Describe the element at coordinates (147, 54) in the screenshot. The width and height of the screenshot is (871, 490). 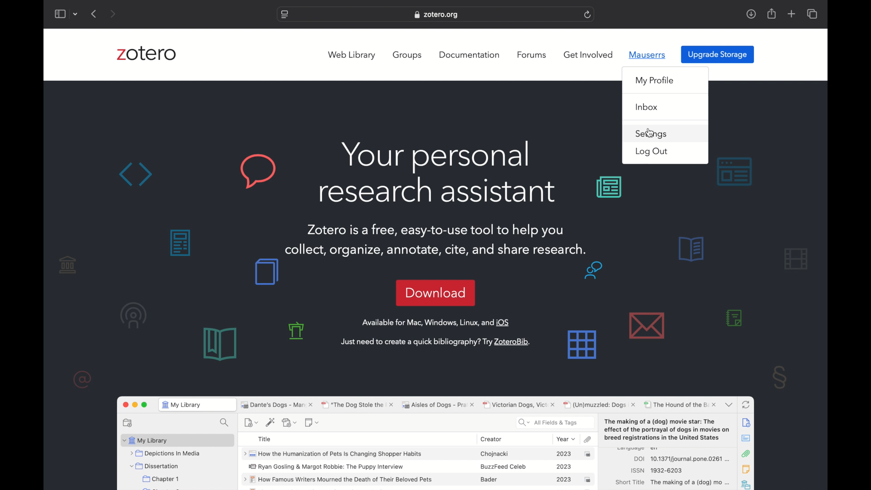
I see `zotero` at that location.